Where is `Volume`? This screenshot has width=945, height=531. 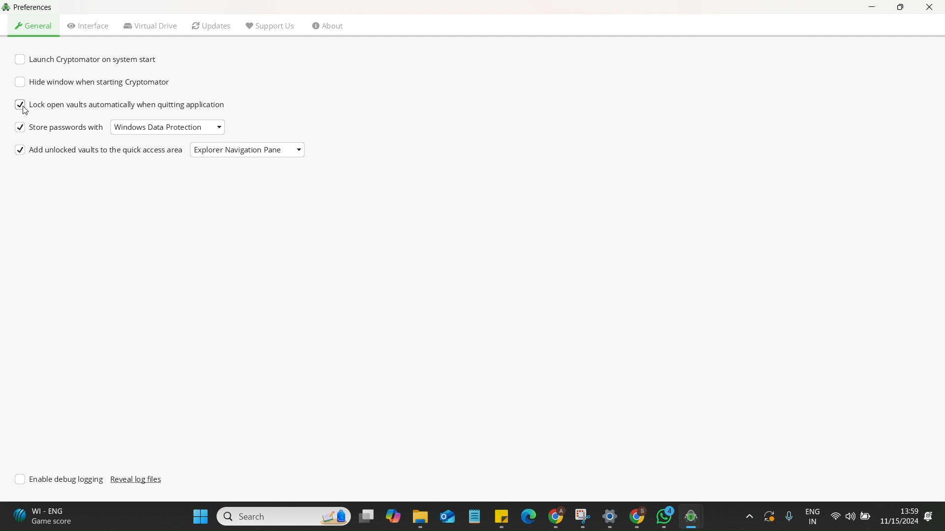 Volume is located at coordinates (849, 517).